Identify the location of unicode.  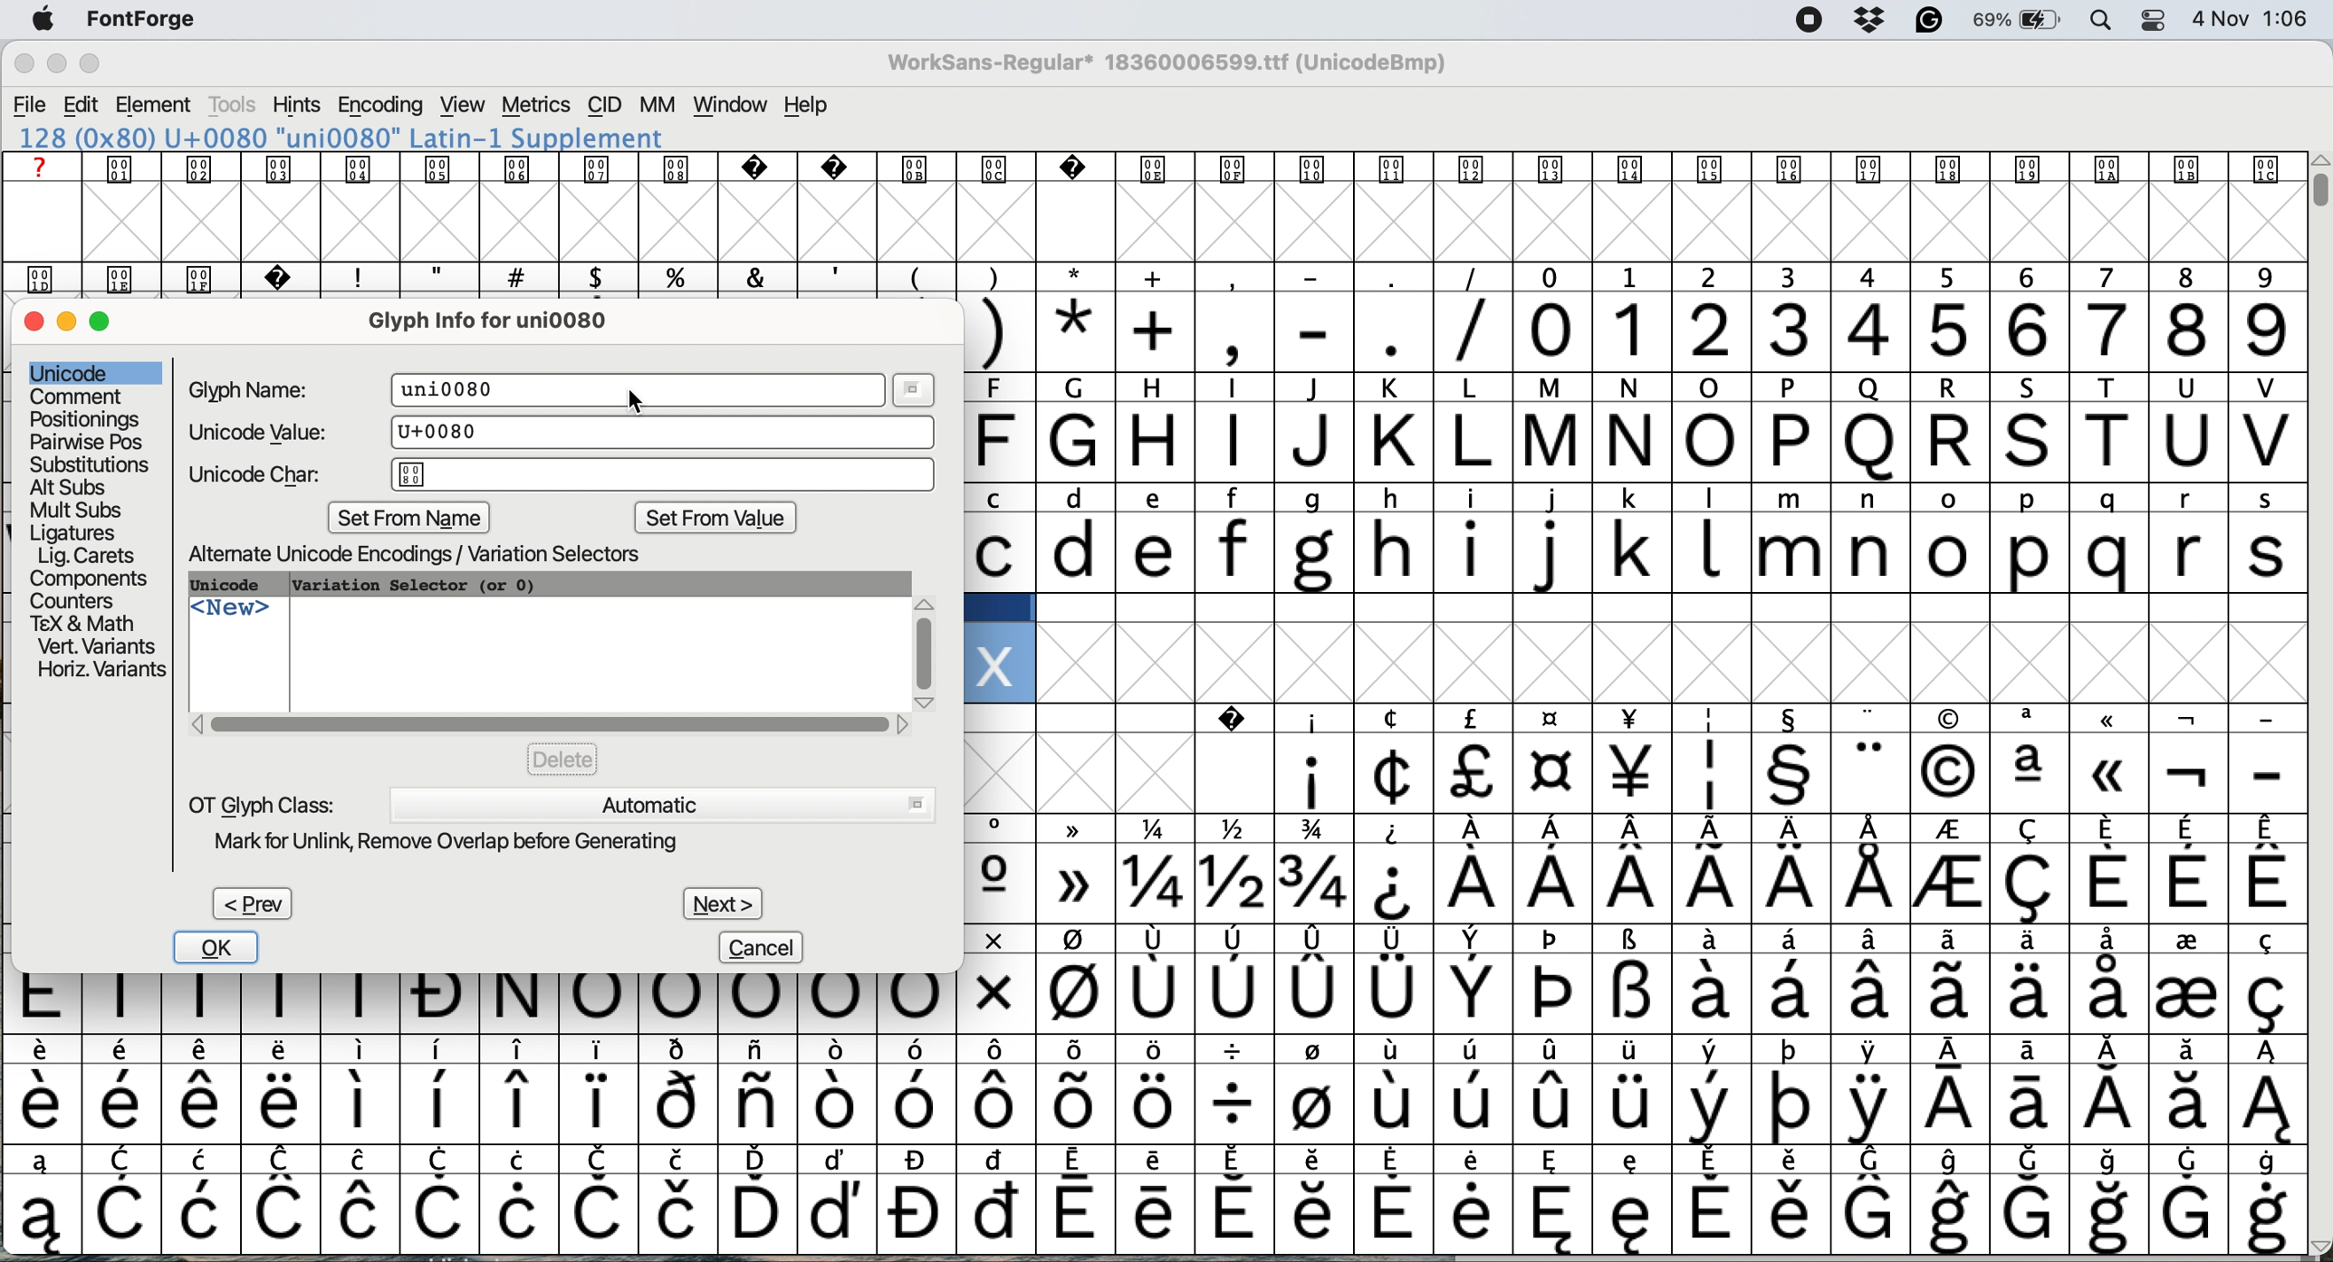
(236, 586).